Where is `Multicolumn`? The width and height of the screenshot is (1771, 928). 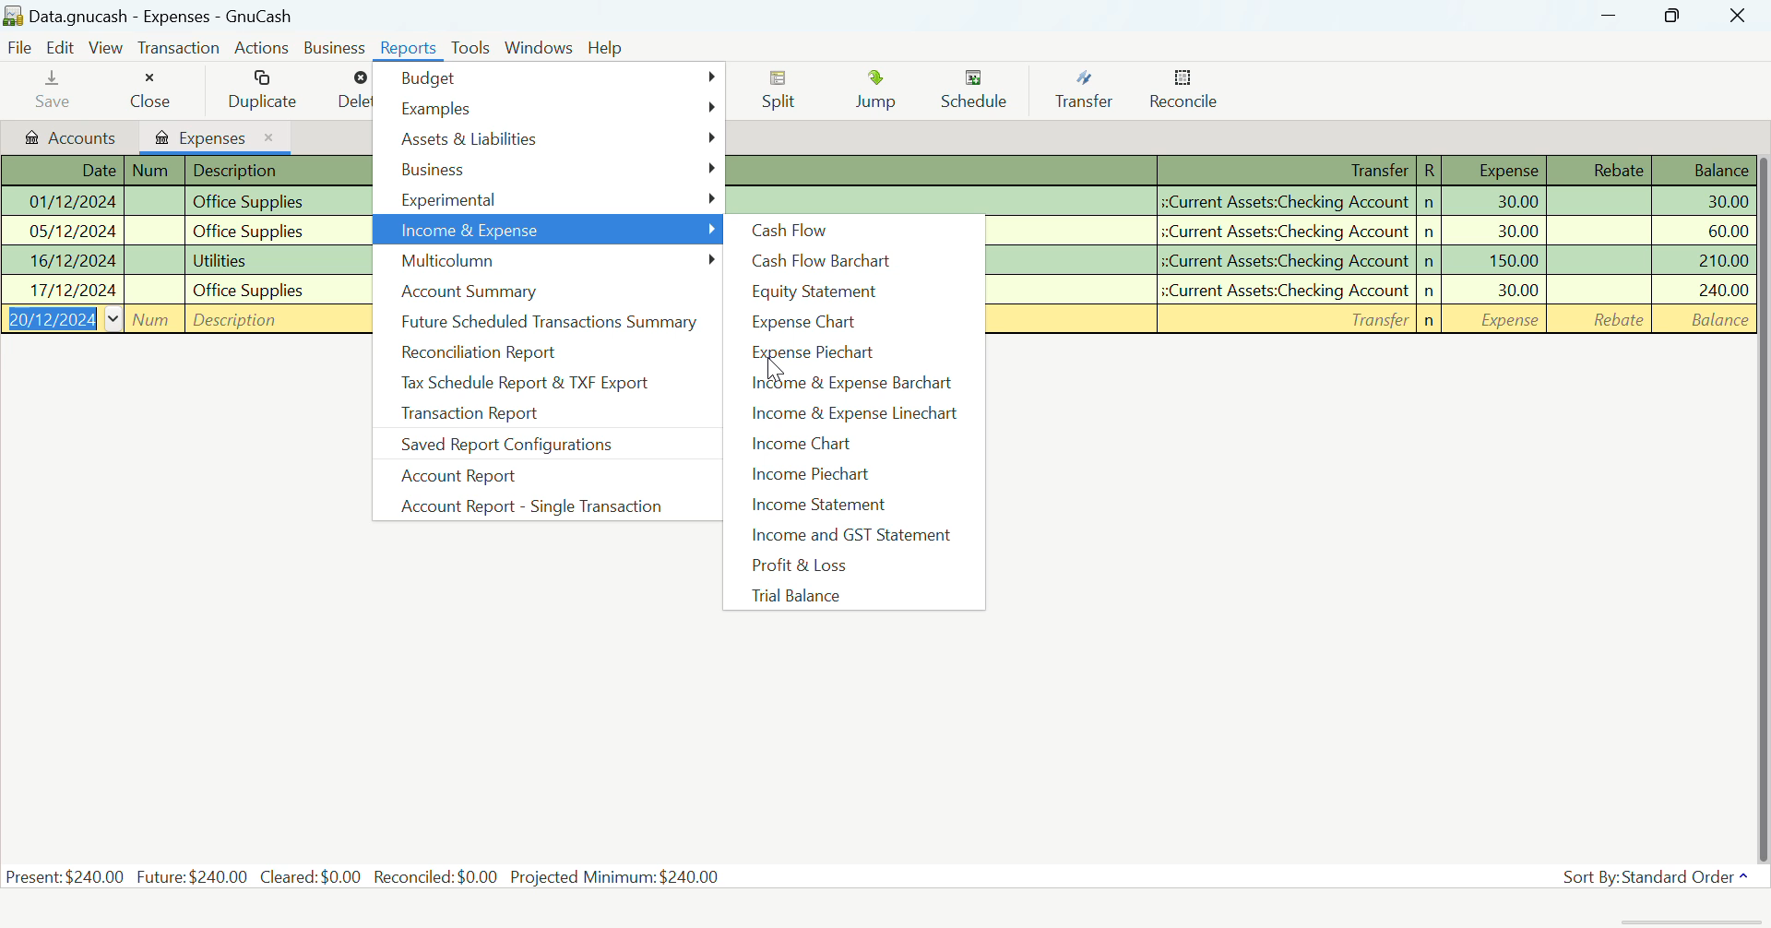 Multicolumn is located at coordinates (549, 263).